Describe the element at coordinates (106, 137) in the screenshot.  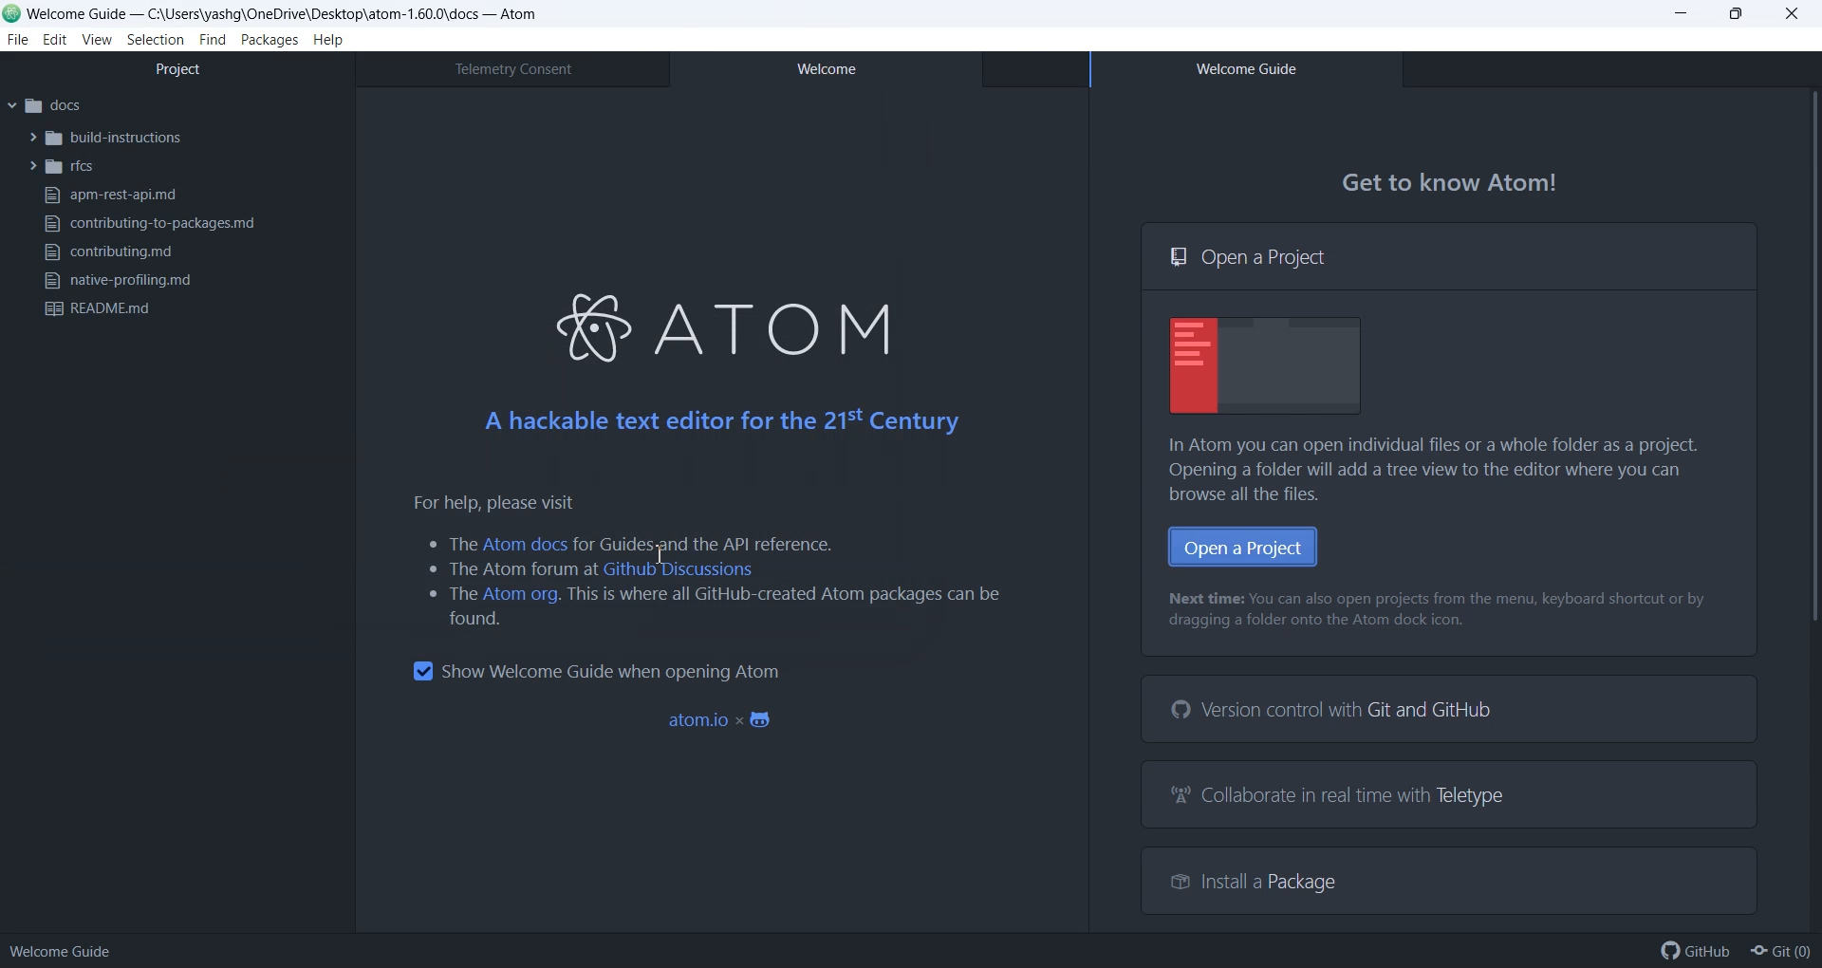
I see `build-instructions` at that location.